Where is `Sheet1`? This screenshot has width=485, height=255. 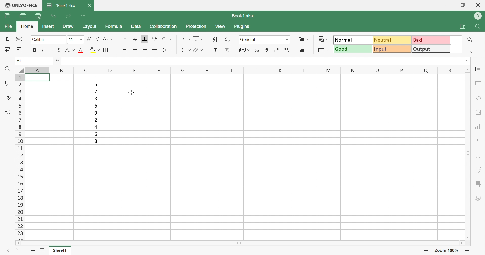 Sheet1 is located at coordinates (60, 251).